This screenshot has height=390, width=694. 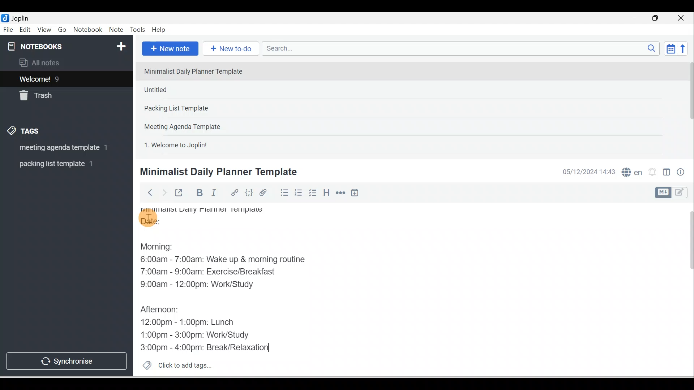 I want to click on 1:00pm - 3:00pm: Work/Study, so click(x=196, y=335).